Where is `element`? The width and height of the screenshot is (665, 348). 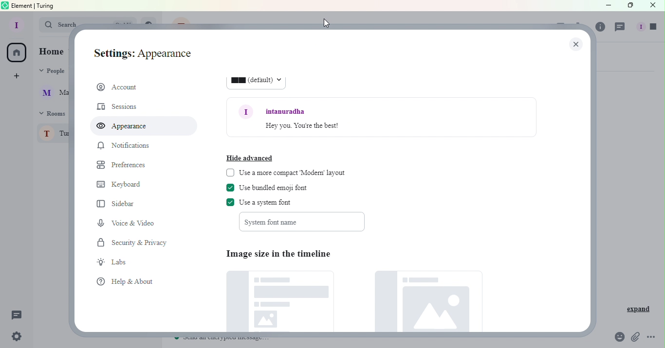 element is located at coordinates (22, 5).